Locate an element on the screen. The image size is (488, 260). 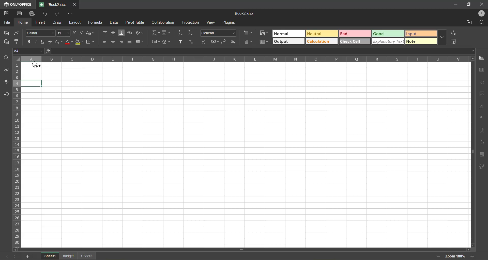
conditional formatting is located at coordinates (263, 33).